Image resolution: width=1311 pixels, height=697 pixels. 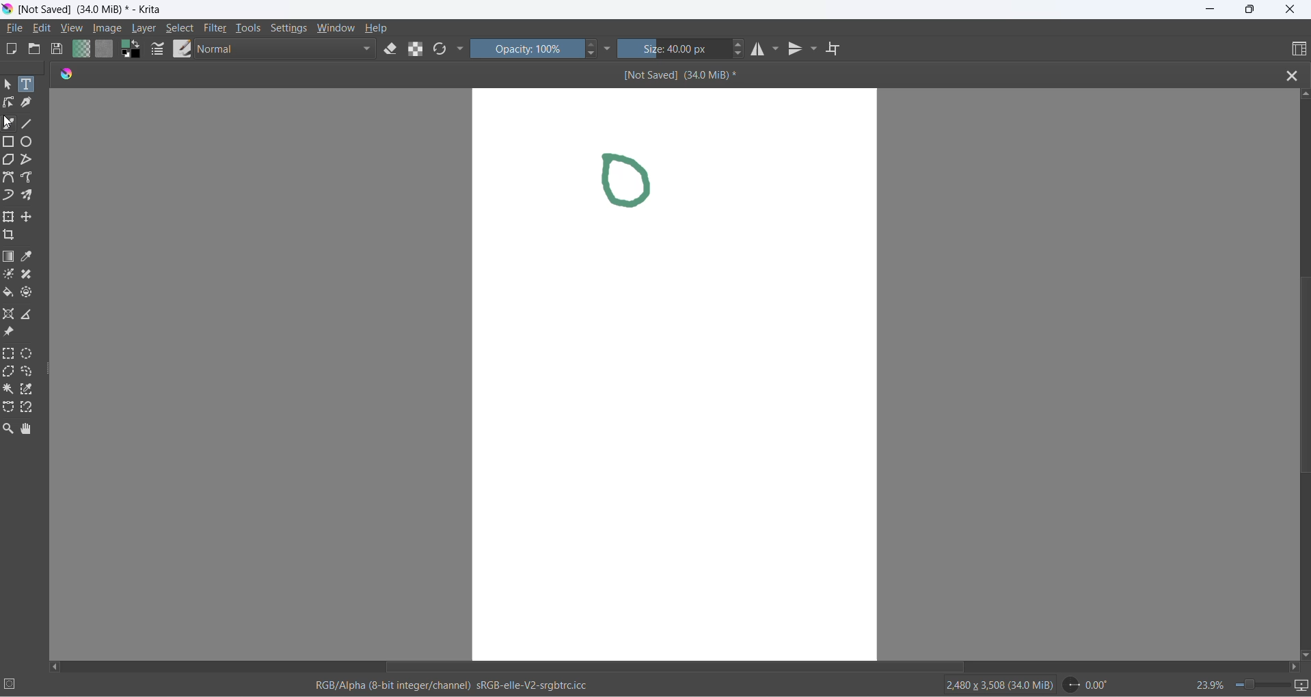 What do you see at coordinates (1303, 94) in the screenshot?
I see `scroll up button` at bounding box center [1303, 94].